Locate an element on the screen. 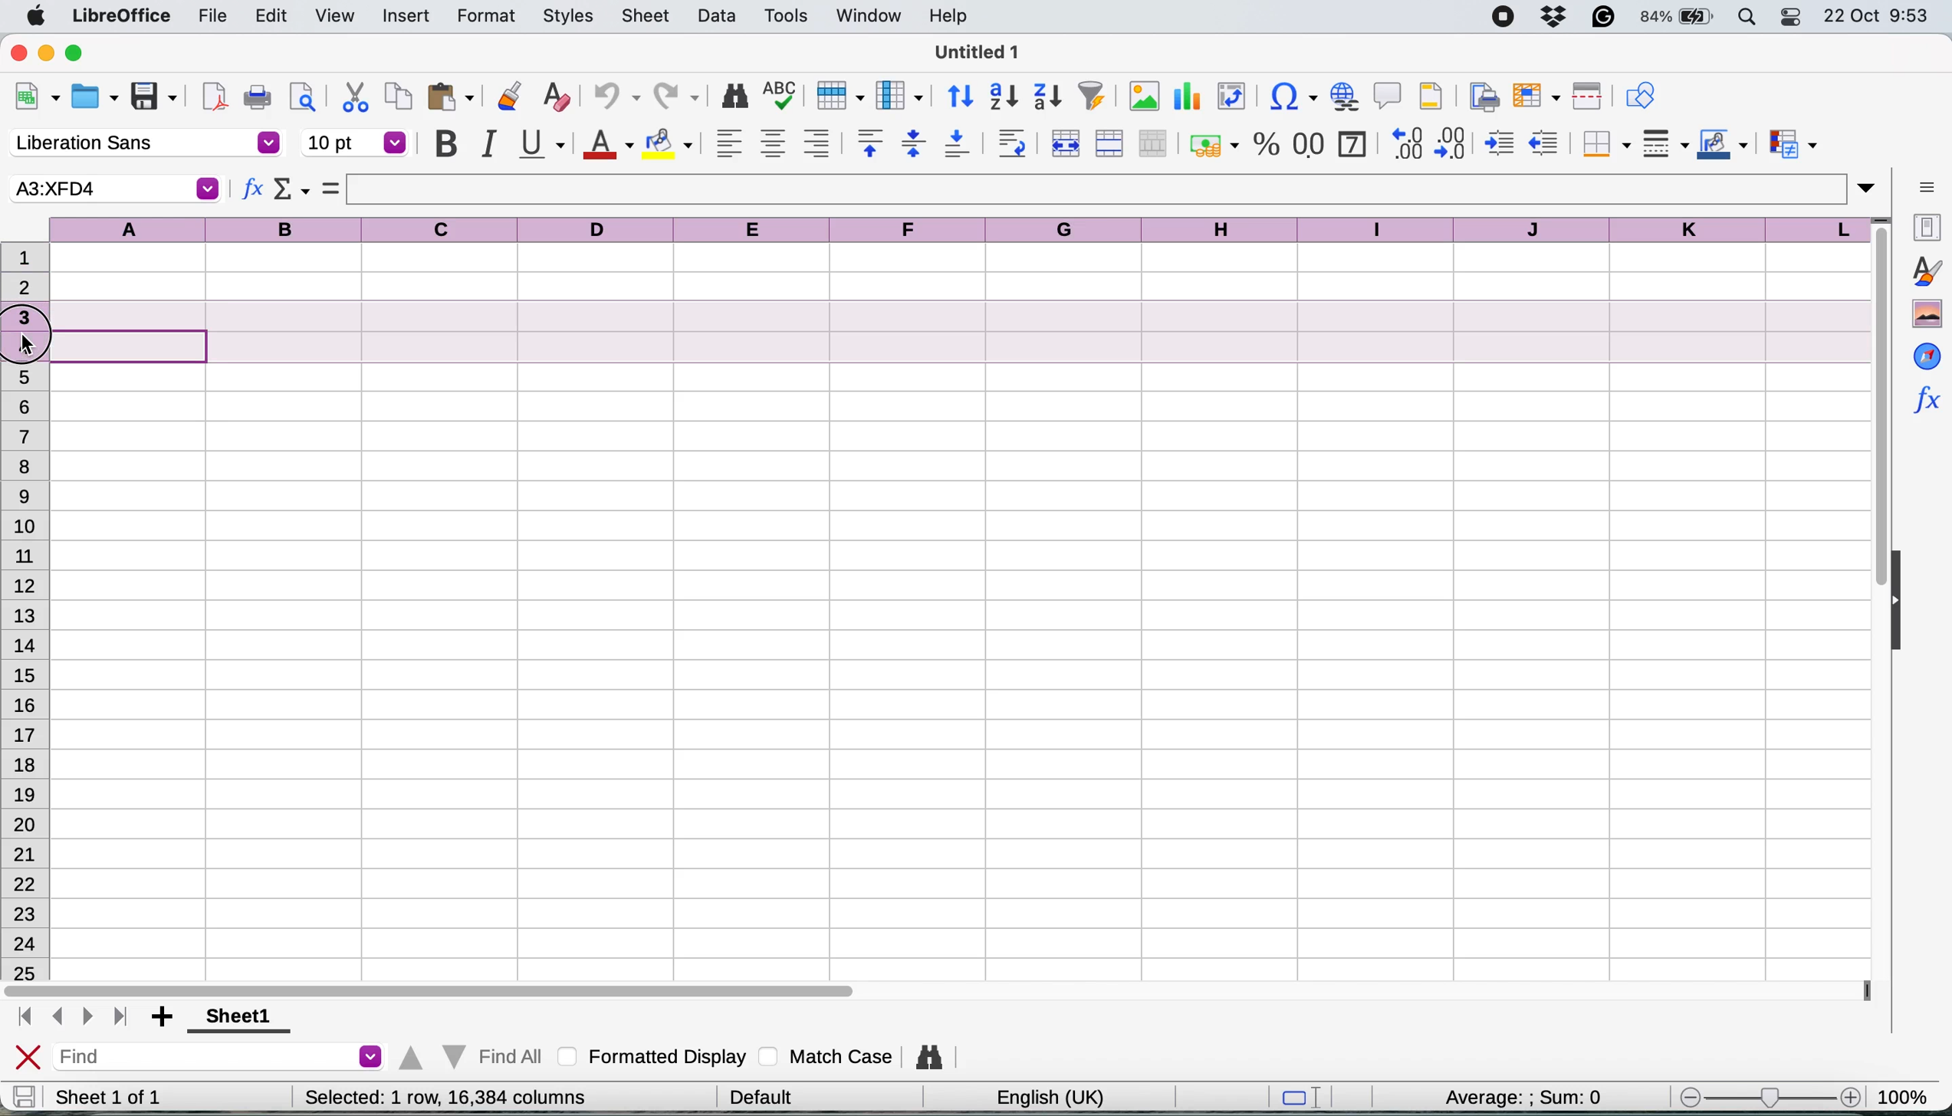  font size is located at coordinates (356, 143).